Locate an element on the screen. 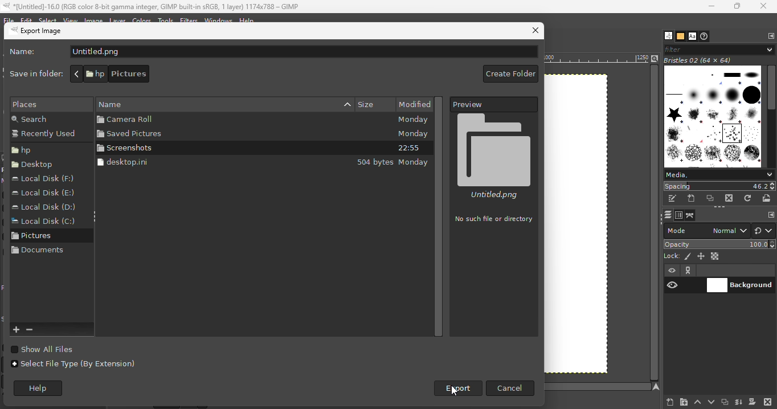 This screenshot has width=777, height=409. Colors is located at coordinates (142, 20).